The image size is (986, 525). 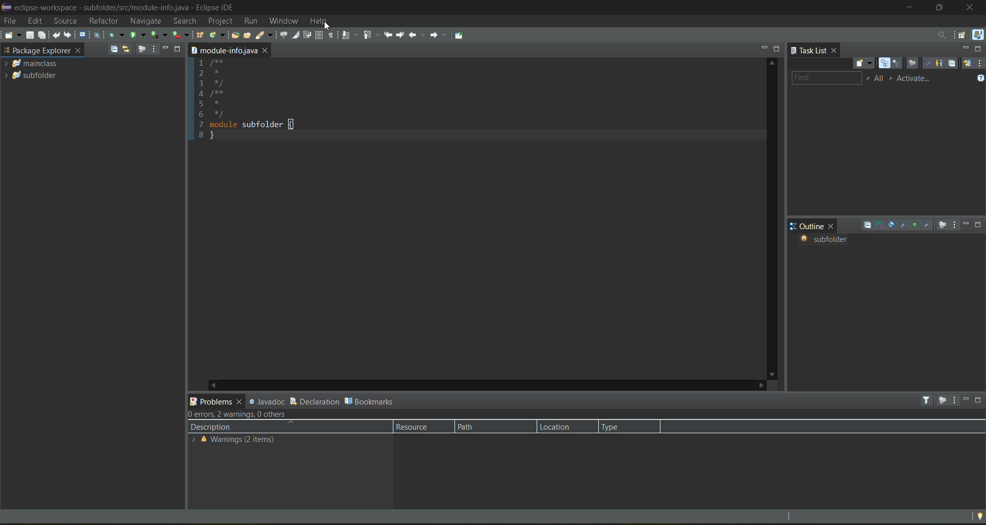 I want to click on synchronize changed, so click(x=968, y=63).